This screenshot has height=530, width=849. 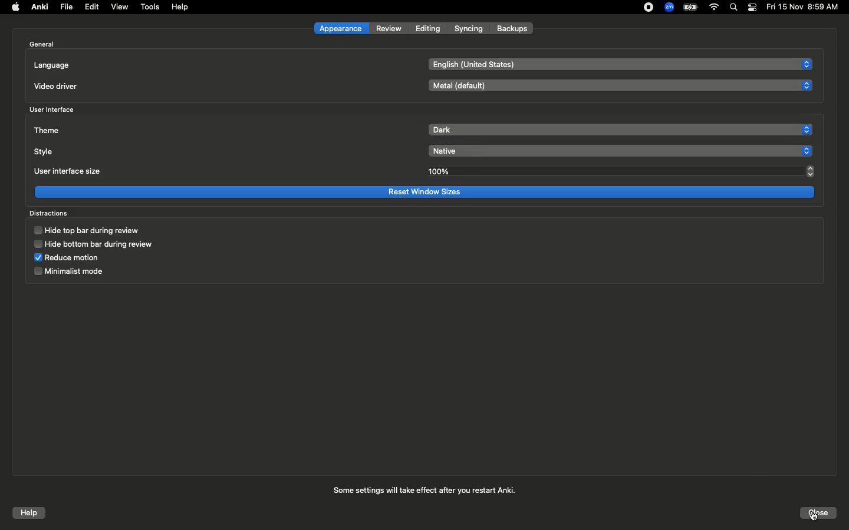 I want to click on User interface size, so click(x=68, y=171).